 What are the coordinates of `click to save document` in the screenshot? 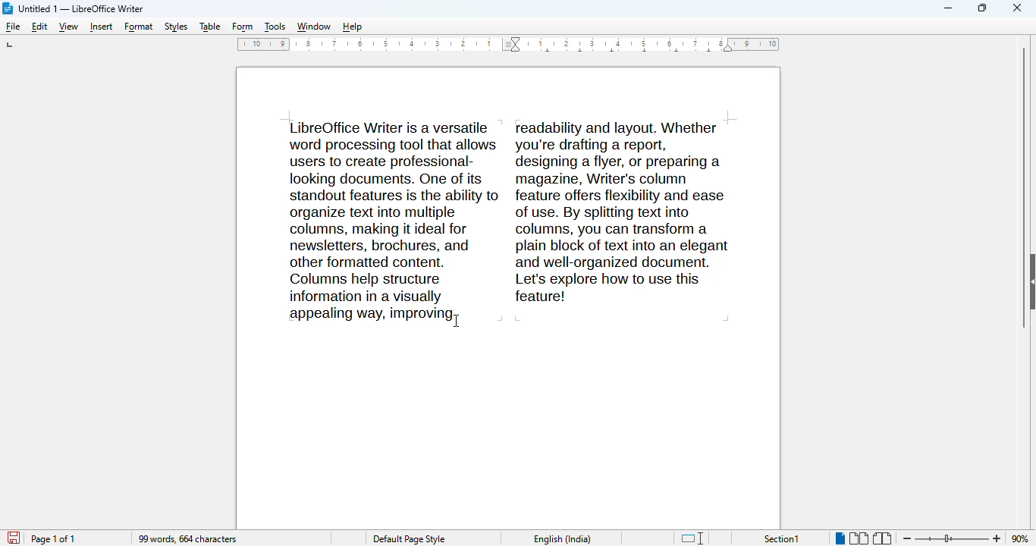 It's located at (14, 538).